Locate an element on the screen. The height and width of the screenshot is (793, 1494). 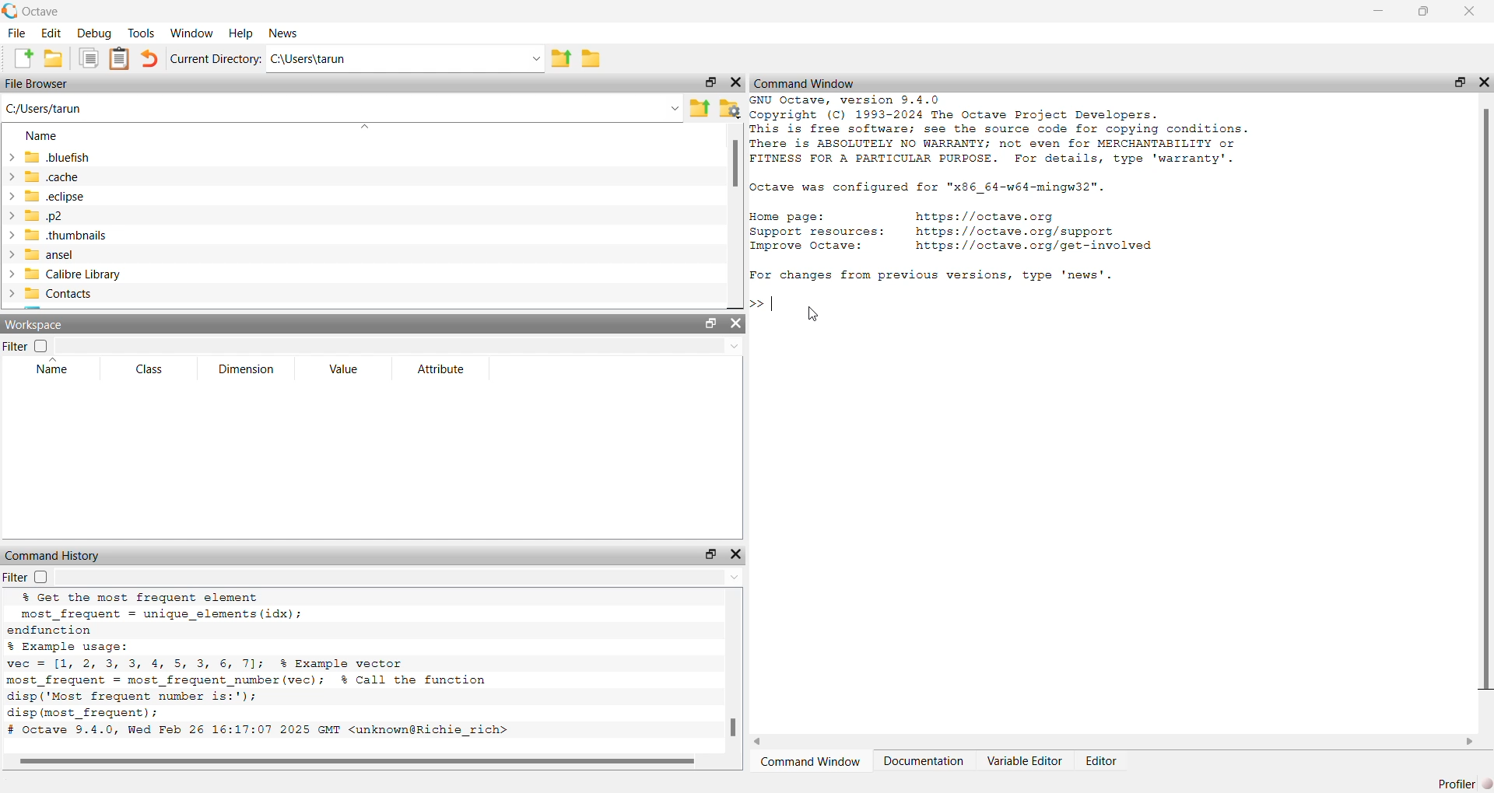
Current Directory: is located at coordinates (216, 58).